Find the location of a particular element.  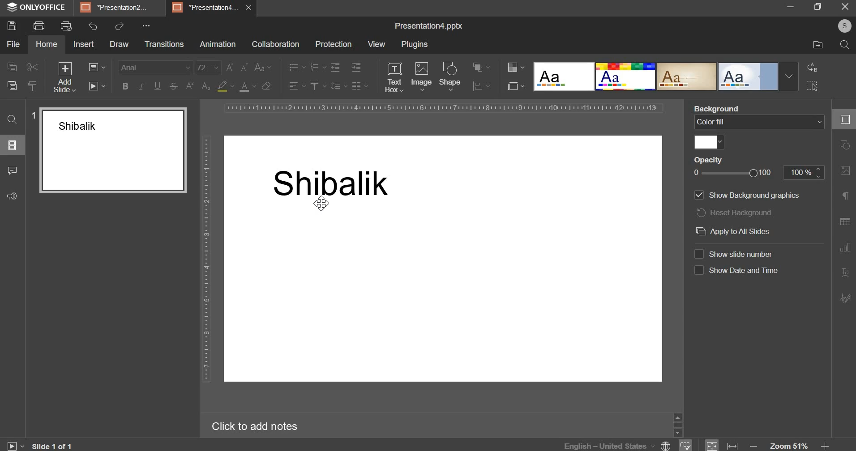

Presentation4 is located at coordinates (207, 6).